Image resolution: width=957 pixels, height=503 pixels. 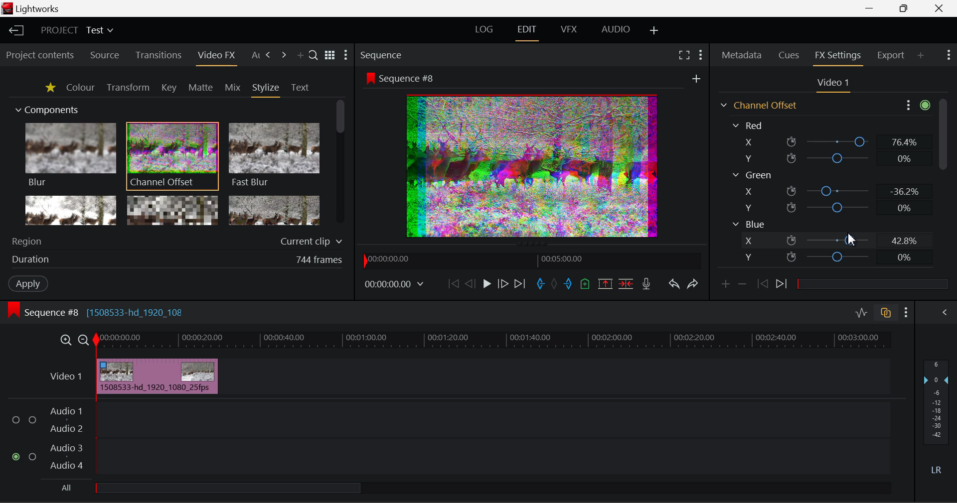 I want to click on Components Section, so click(x=46, y=108).